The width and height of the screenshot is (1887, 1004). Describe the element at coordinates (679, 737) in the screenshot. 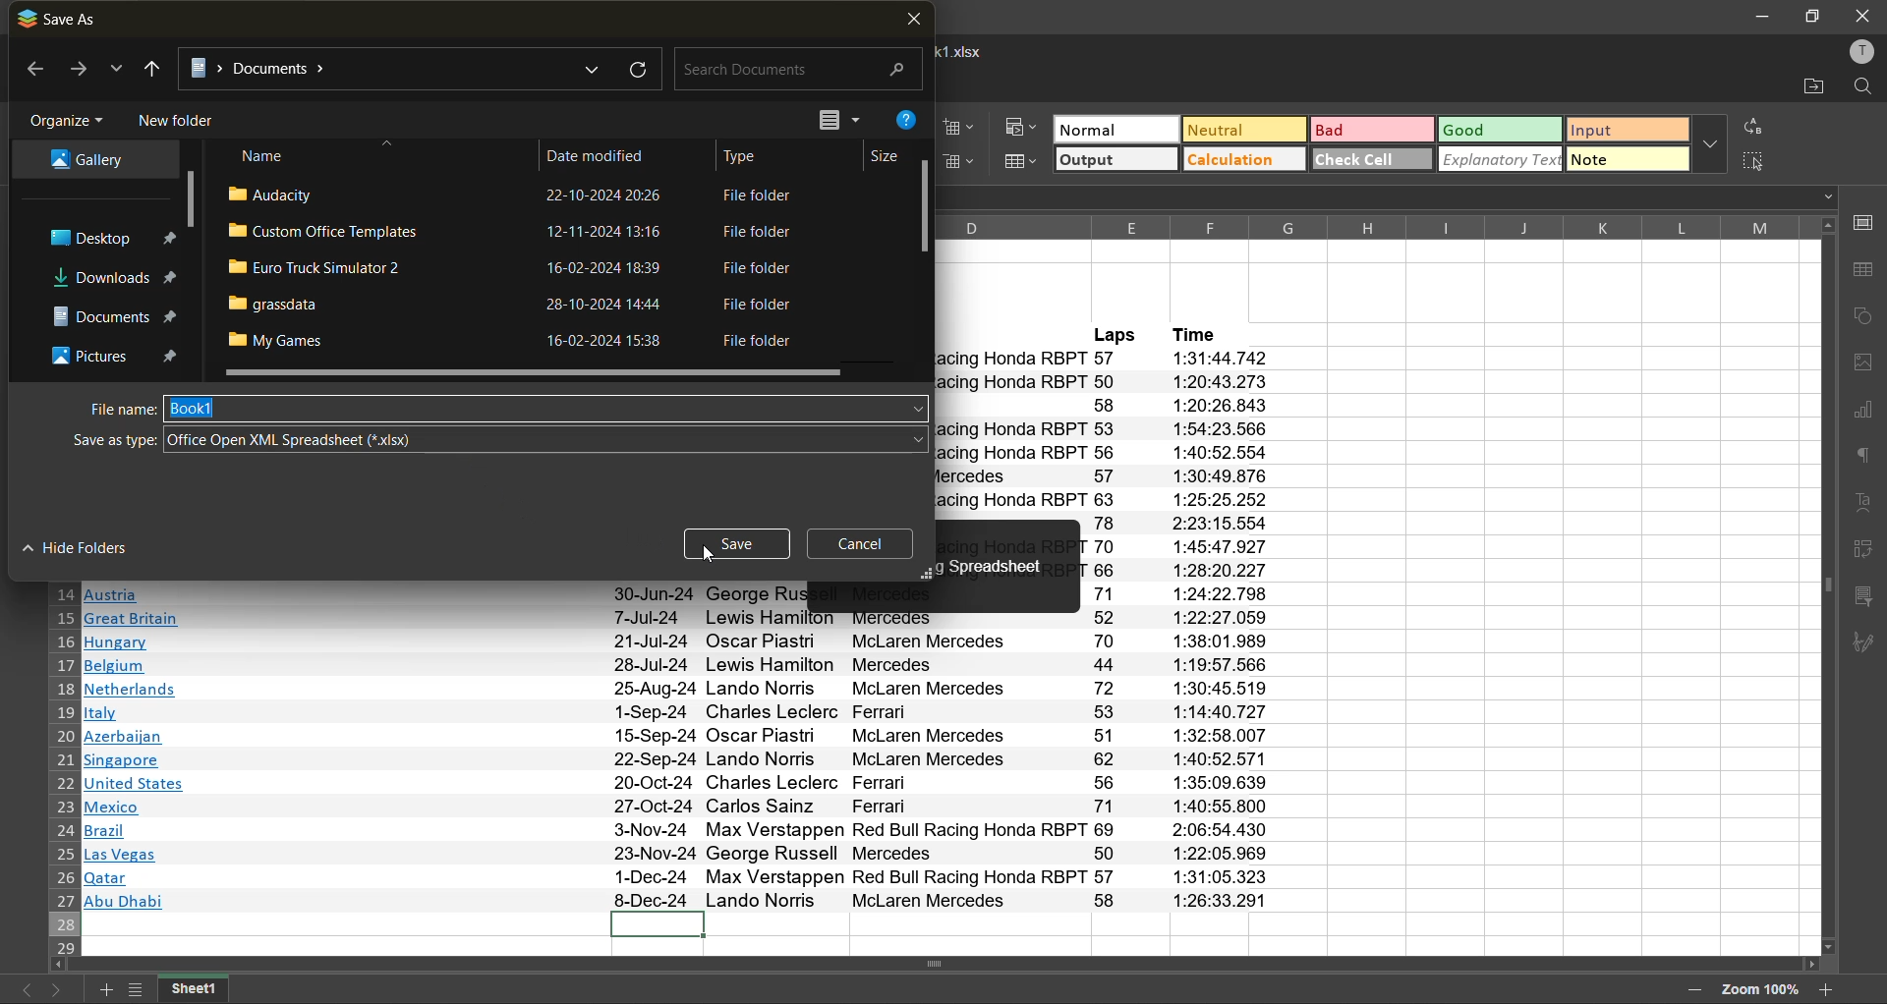

I see `Azerbaijan 19-Sep-24 Oscar rFiastn McLaren Mercedes 21 1:32:98.007` at that location.